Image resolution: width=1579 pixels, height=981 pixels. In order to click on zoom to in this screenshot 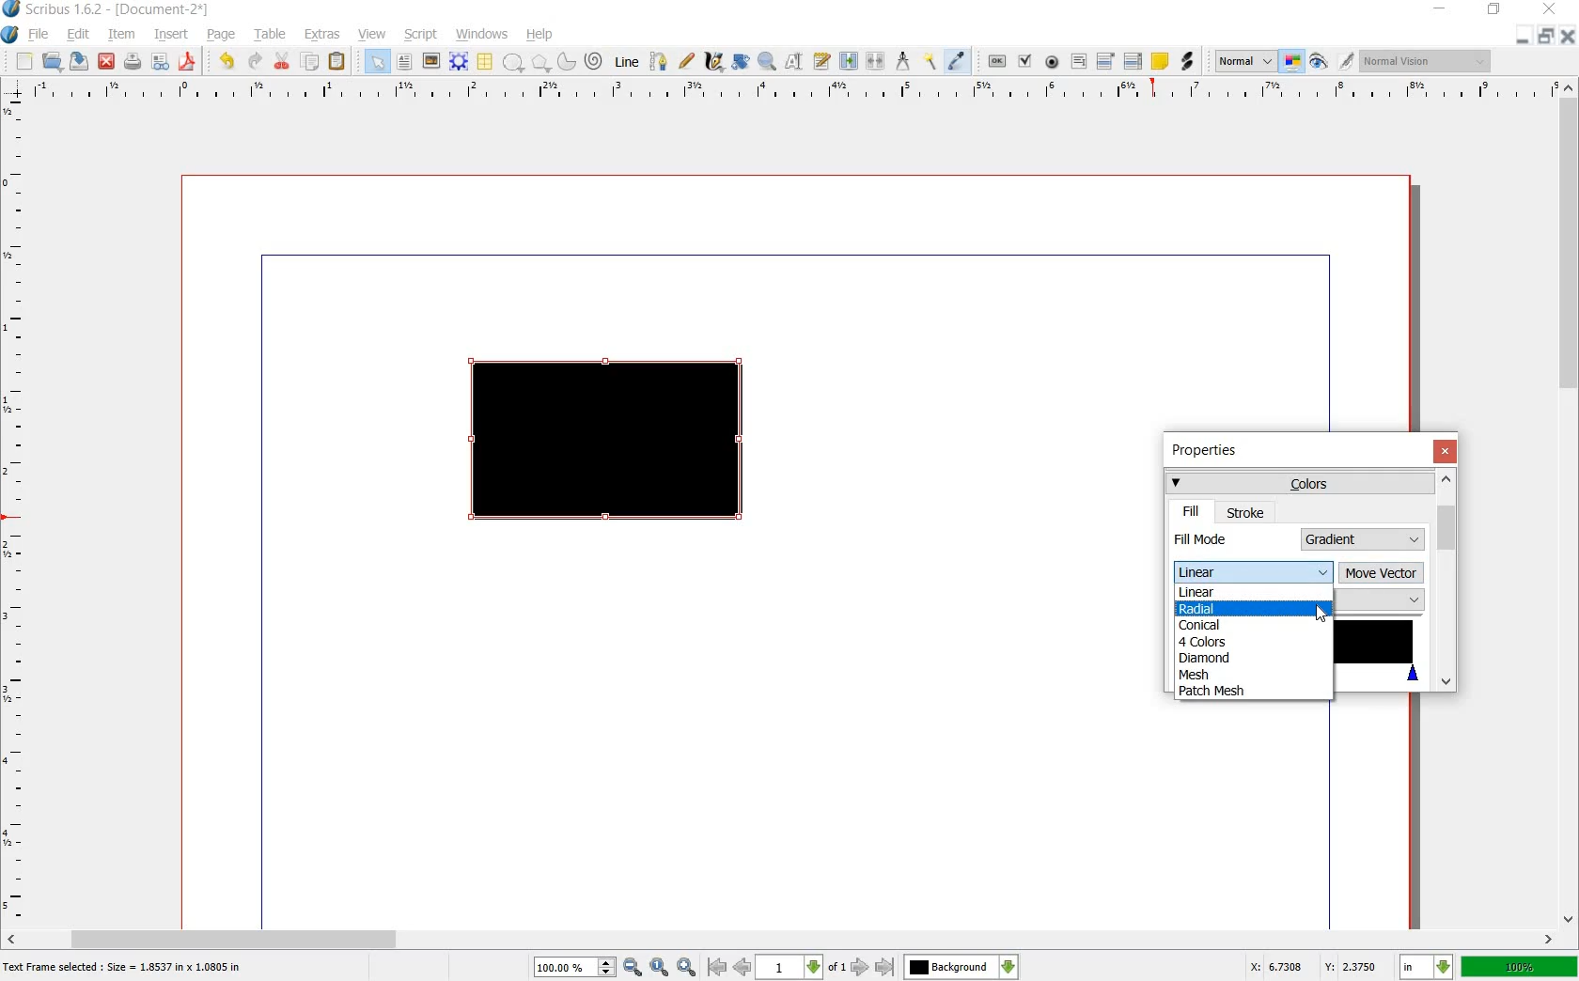, I will do `click(660, 968)`.